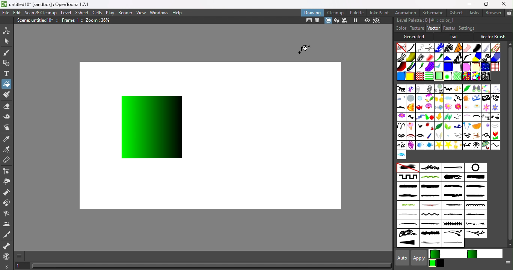 The height and width of the screenshot is (270, 513). What do you see at coordinates (486, 126) in the screenshot?
I see `Pansee` at bounding box center [486, 126].